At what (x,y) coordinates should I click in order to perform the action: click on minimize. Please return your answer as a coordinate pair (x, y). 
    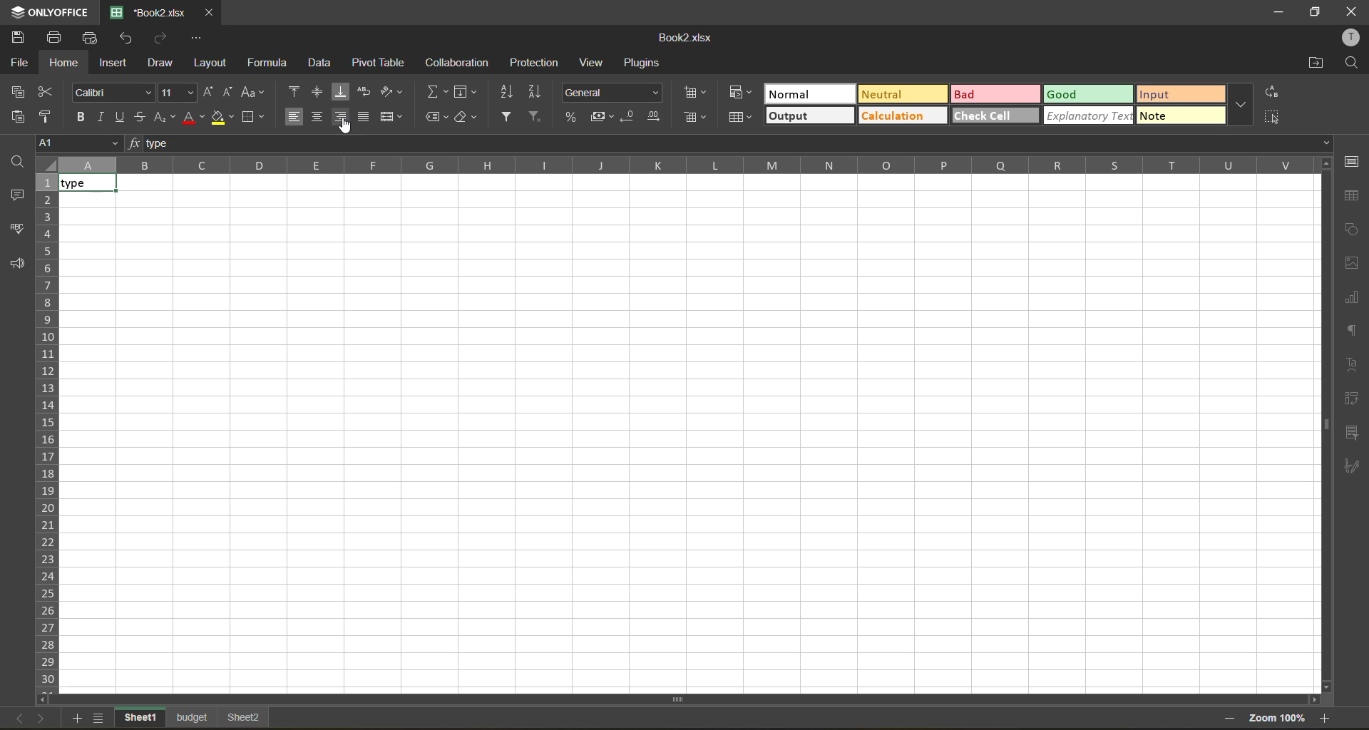
    Looking at the image, I should click on (1279, 14).